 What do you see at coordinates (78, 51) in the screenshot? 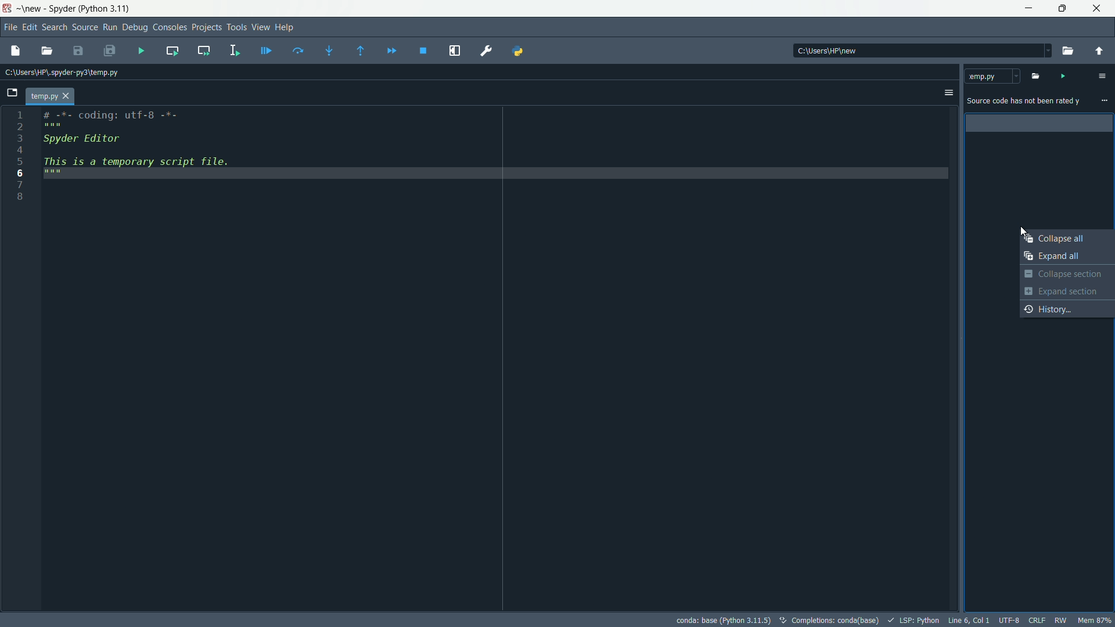
I see `save file` at bounding box center [78, 51].